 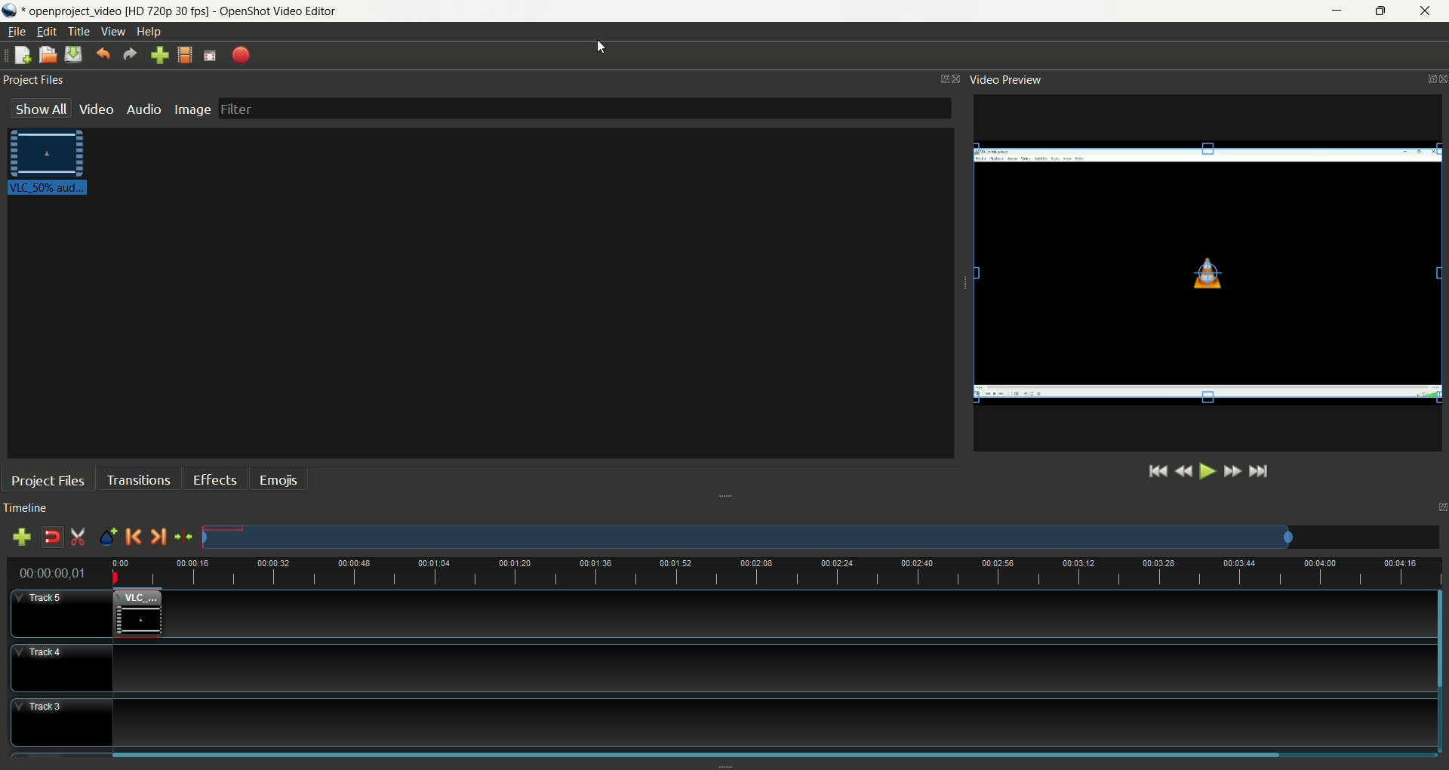 I want to click on zoom factor, so click(x=820, y=537).